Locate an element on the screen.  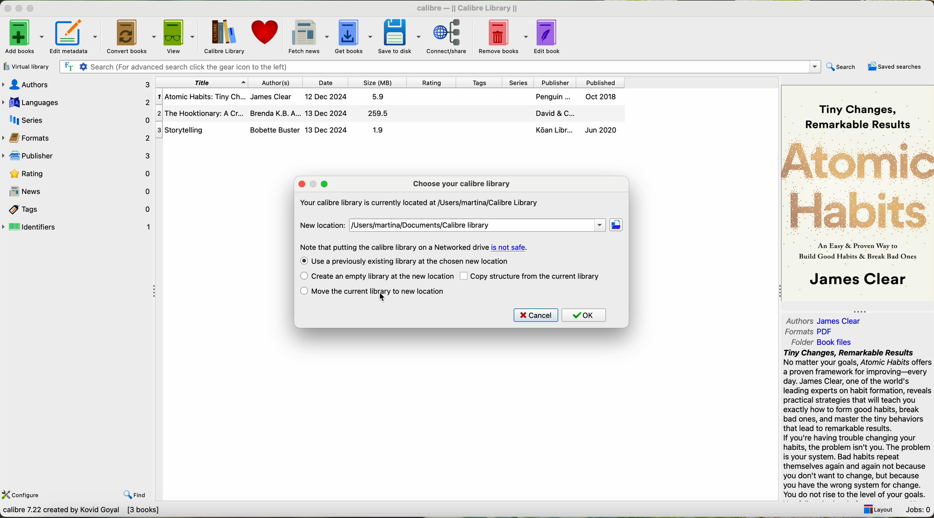
virtual library is located at coordinates (28, 67).